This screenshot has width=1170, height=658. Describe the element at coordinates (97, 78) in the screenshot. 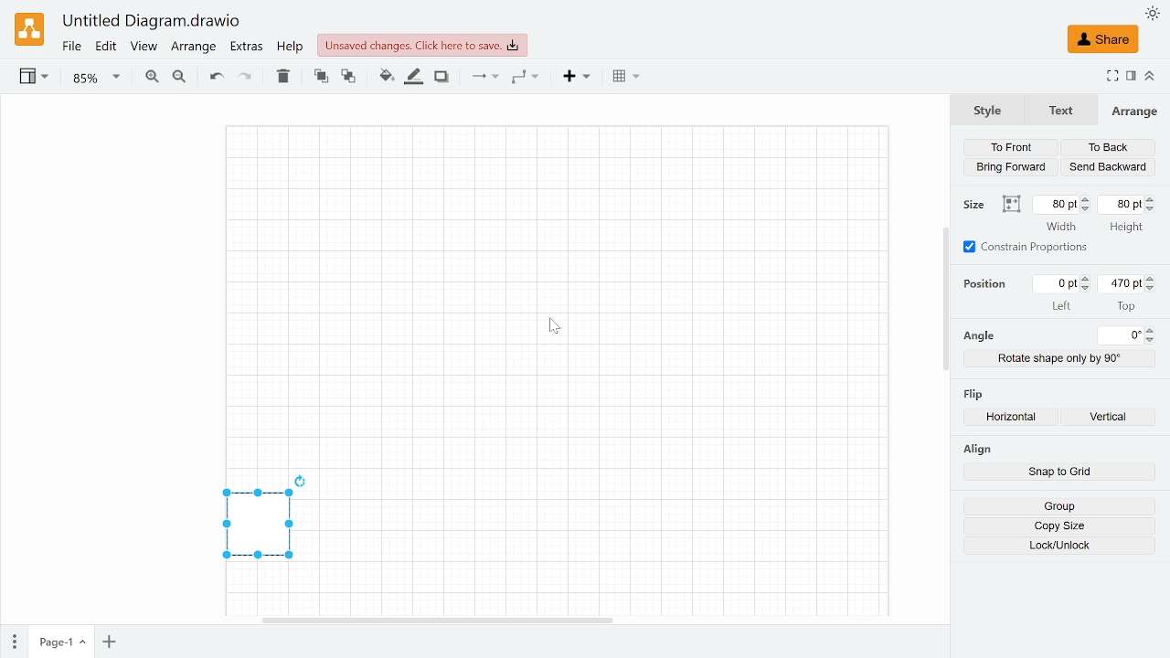

I see `Current zoom` at that location.